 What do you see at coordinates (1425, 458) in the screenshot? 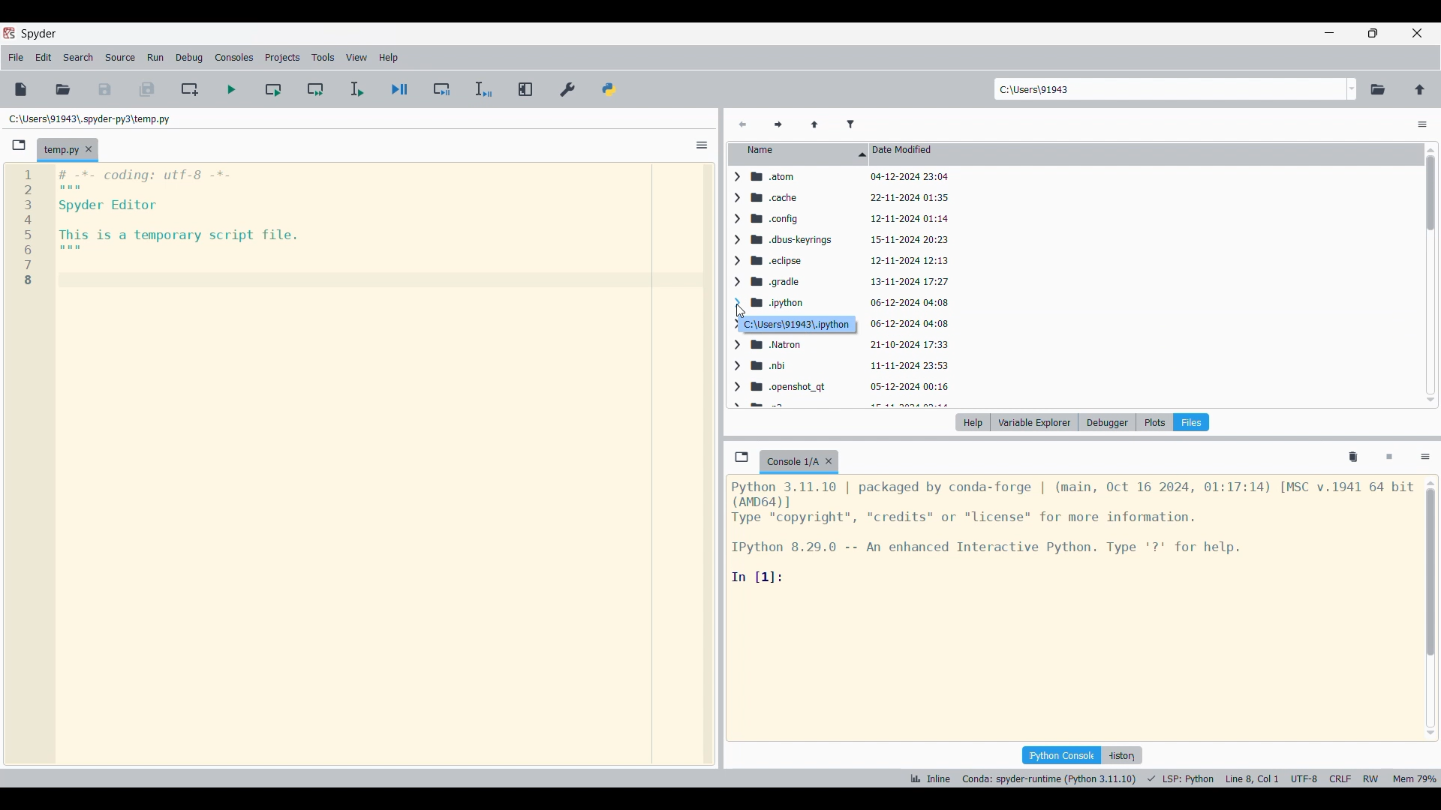
I see `Options` at bounding box center [1425, 458].